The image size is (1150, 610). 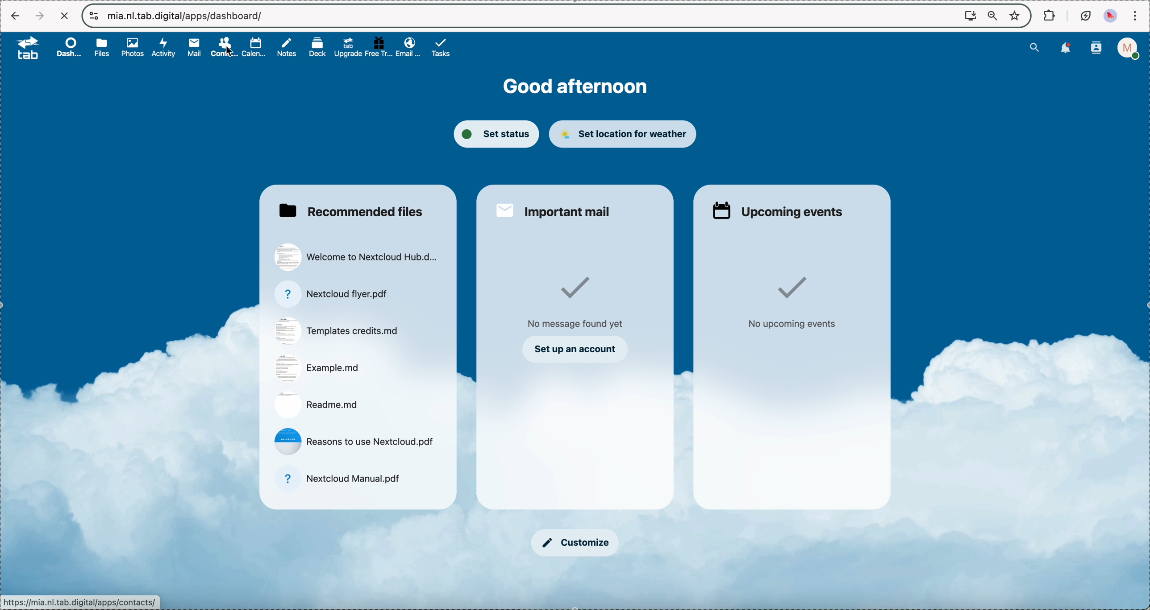 What do you see at coordinates (14, 15) in the screenshot?
I see `navigate back` at bounding box center [14, 15].